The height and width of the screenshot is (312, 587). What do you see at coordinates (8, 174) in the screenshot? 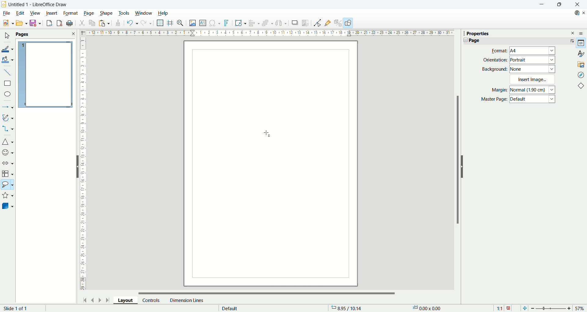
I see `flowchart` at bounding box center [8, 174].